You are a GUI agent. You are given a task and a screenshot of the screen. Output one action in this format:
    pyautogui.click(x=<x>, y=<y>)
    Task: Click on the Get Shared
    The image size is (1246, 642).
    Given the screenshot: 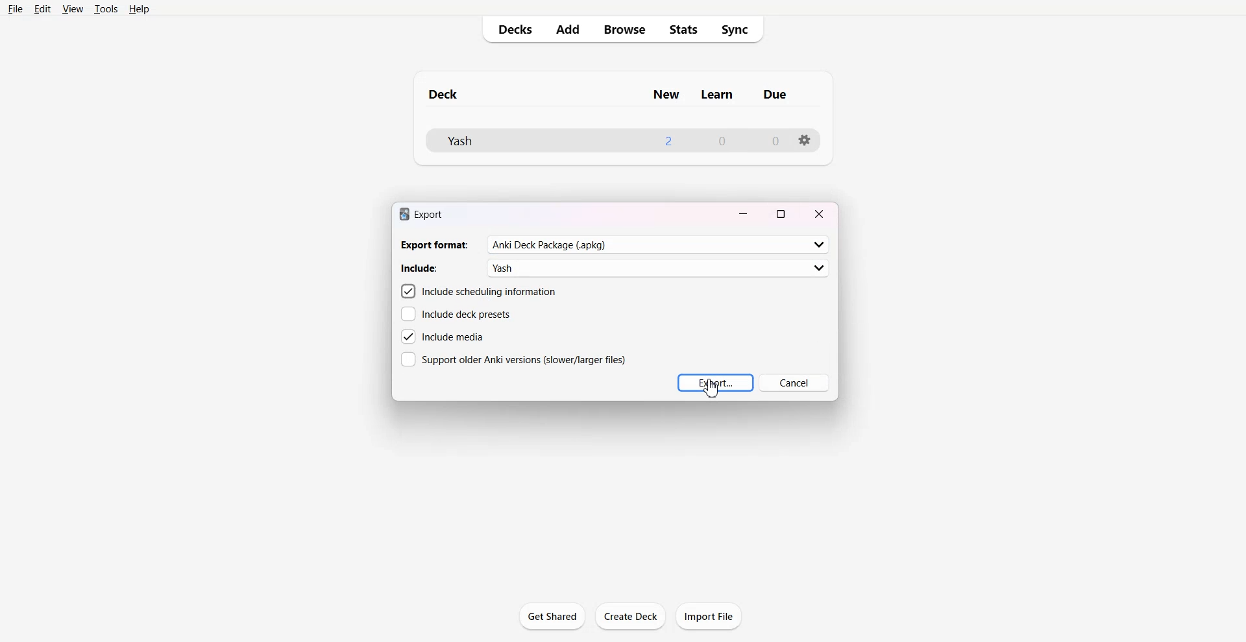 What is the action you would take?
    pyautogui.click(x=552, y=616)
    